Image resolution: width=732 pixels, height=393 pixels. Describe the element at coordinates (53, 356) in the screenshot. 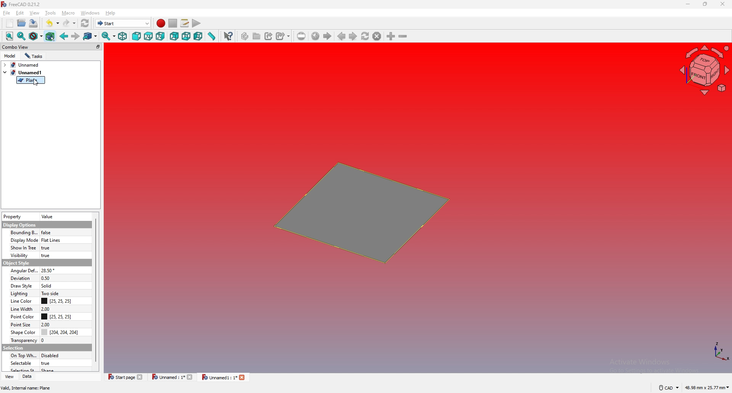

I see `disabled` at that location.